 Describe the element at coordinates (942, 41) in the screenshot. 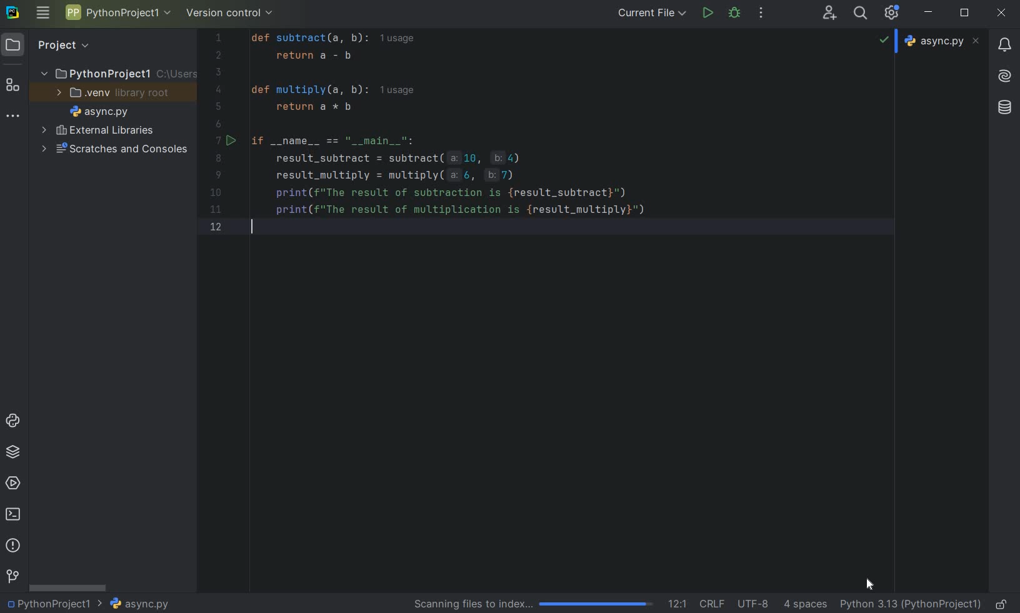

I see `file name` at that location.